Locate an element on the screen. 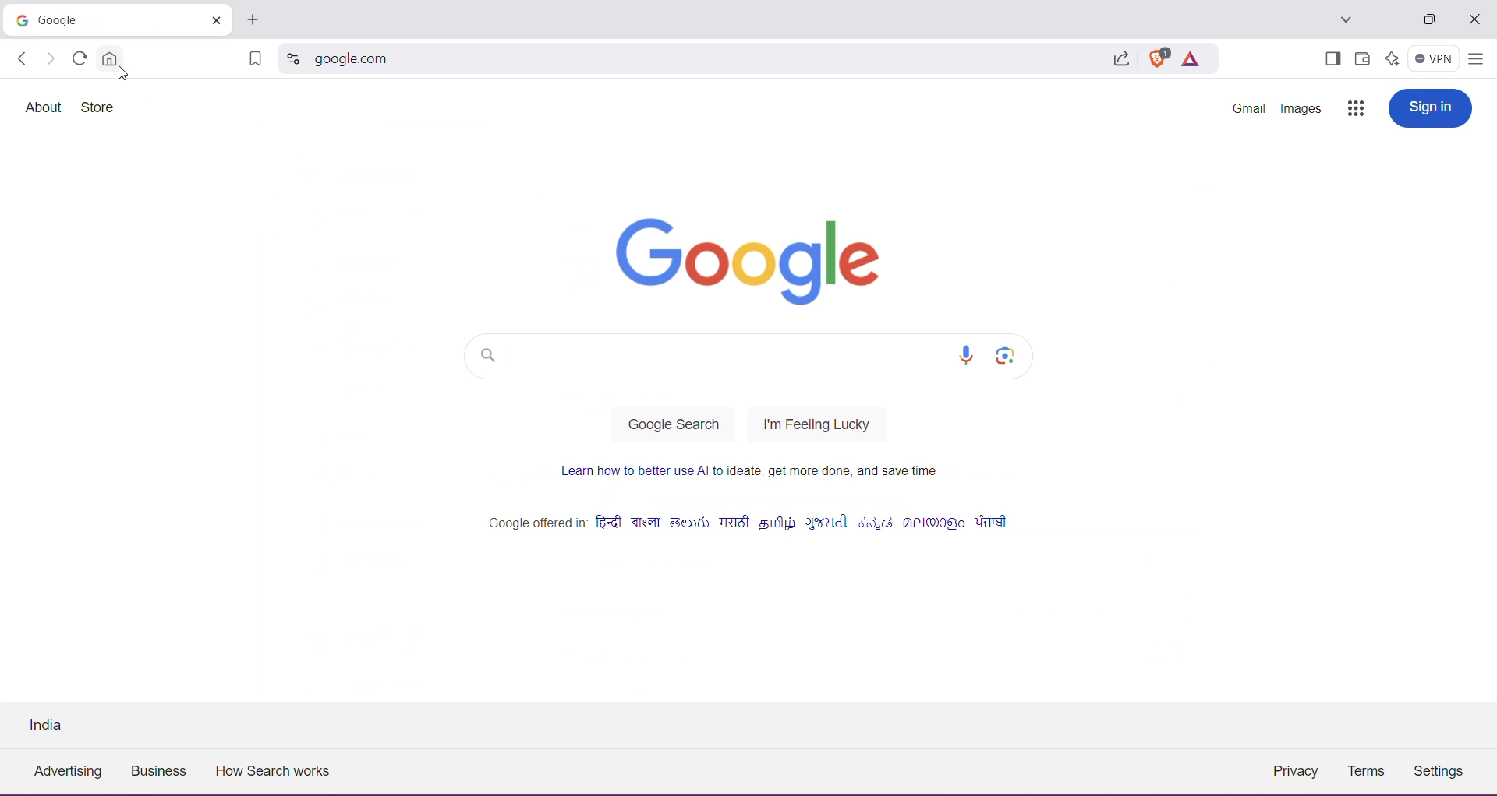  Google apps is located at coordinates (1354, 110).